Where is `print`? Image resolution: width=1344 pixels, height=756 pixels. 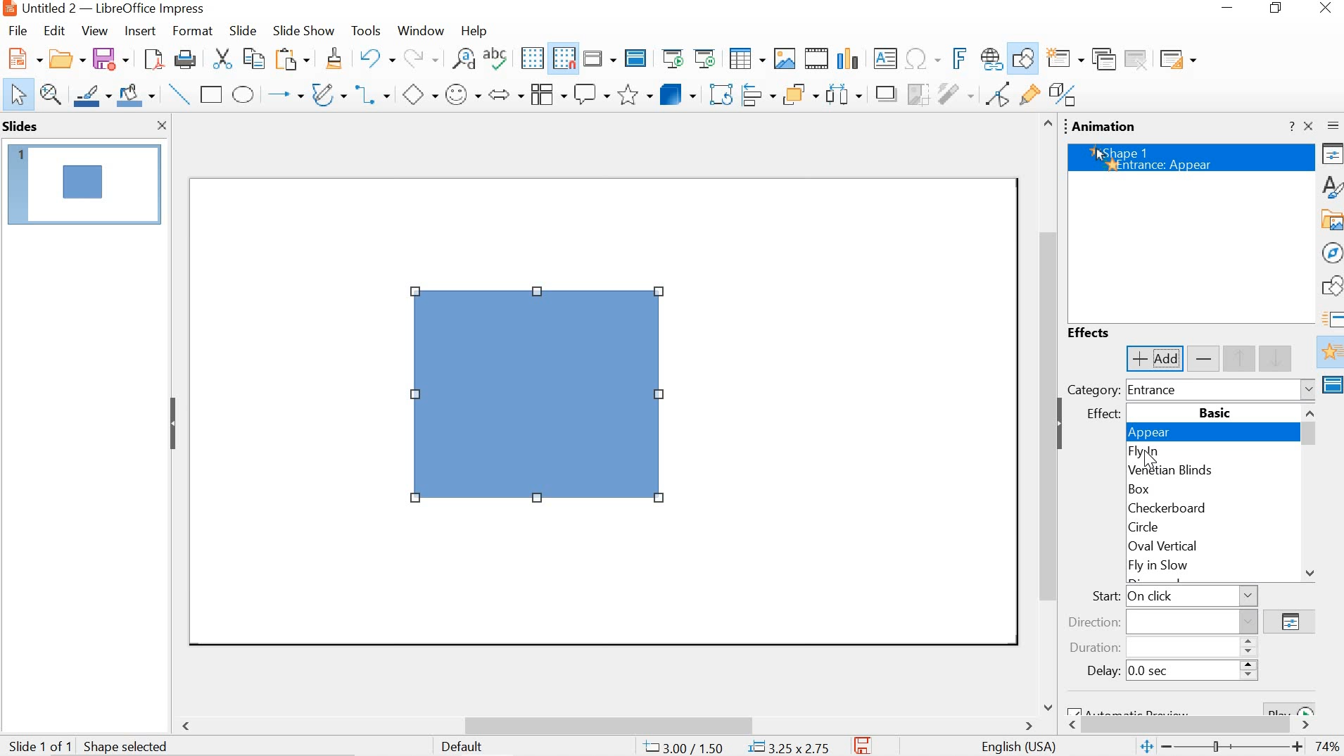 print is located at coordinates (184, 59).